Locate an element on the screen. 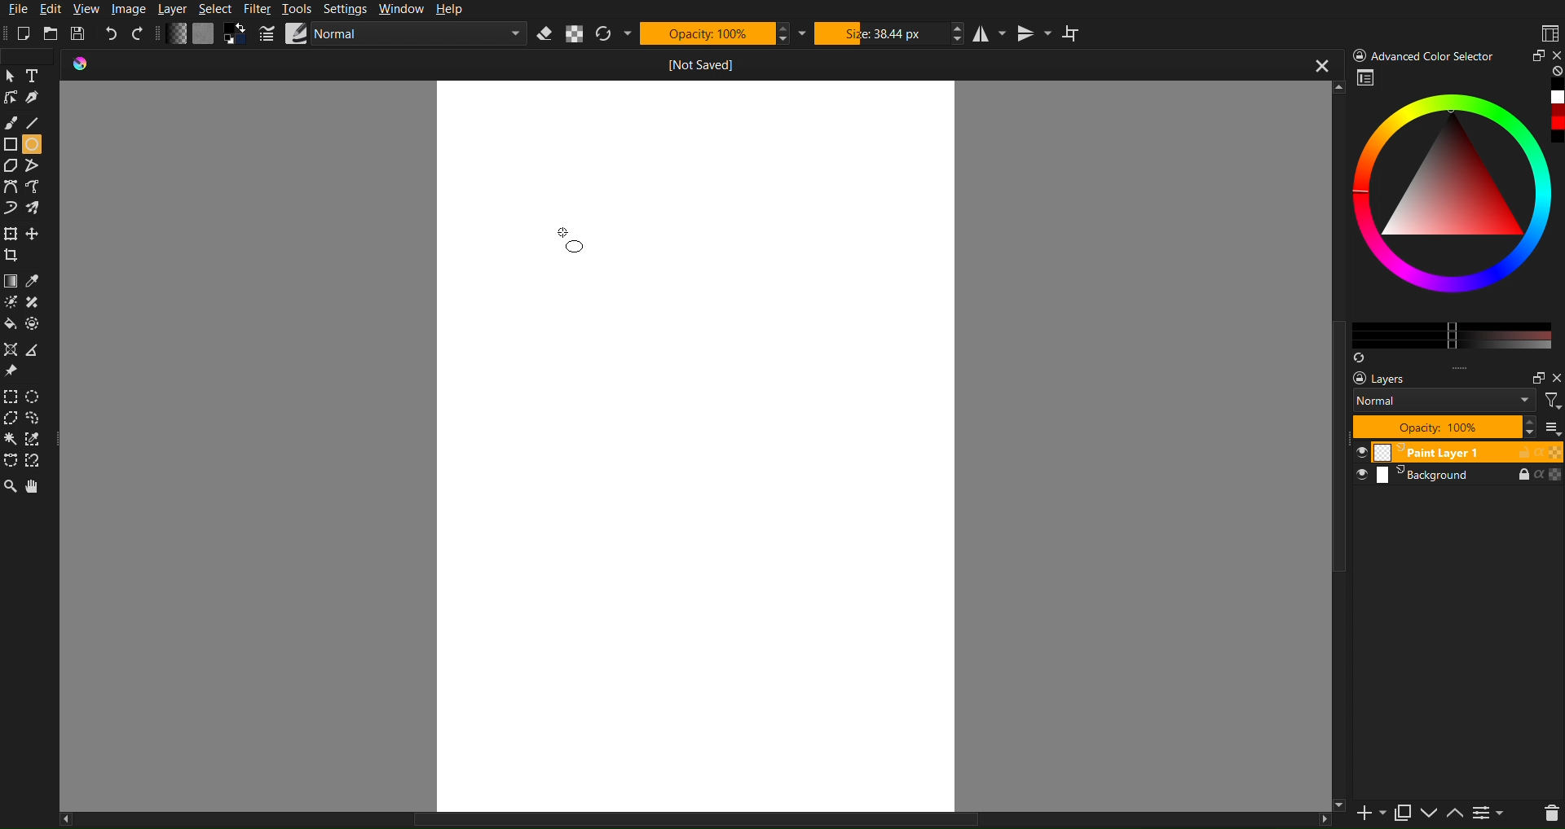  more is located at coordinates (1554, 426).